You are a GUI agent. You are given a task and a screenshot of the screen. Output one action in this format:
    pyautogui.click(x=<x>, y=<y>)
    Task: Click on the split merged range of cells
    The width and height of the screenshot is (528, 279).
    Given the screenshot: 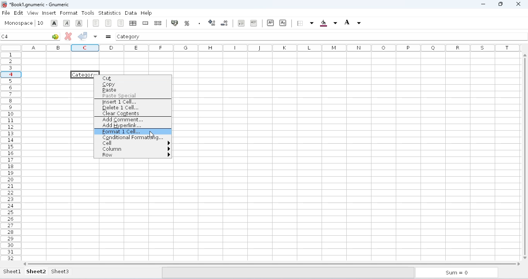 What is the action you would take?
    pyautogui.click(x=158, y=23)
    